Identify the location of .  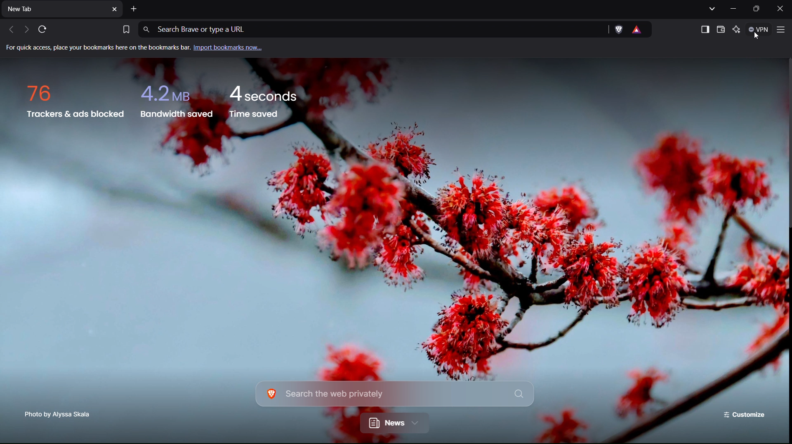
(757, 37).